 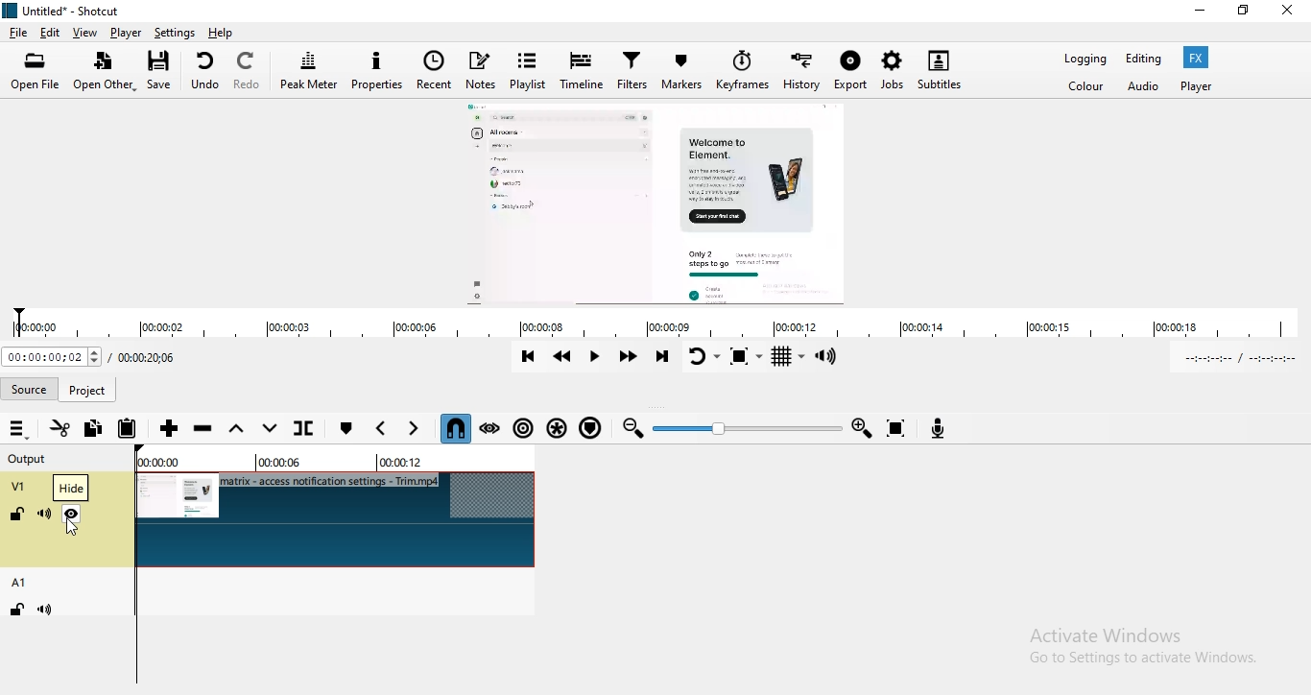 I want to click on Logging, so click(x=1083, y=60).